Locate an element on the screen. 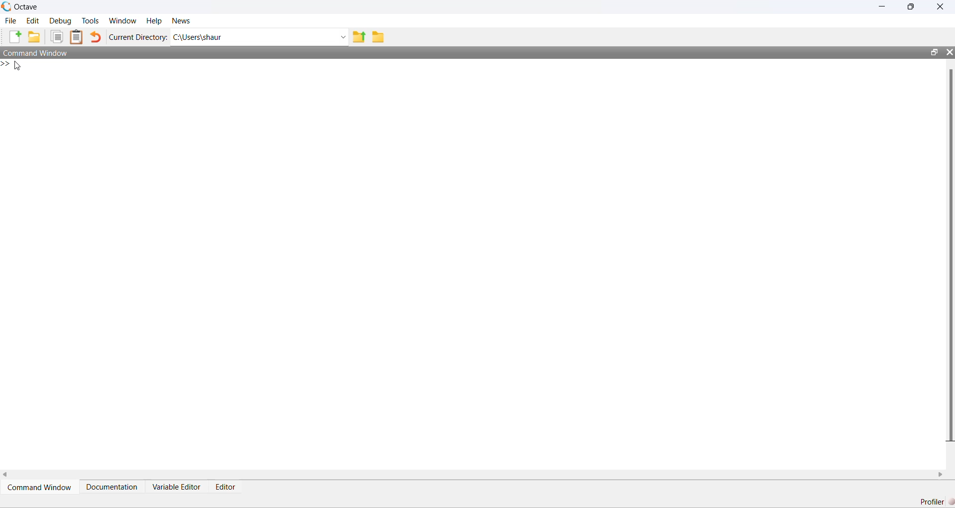 This screenshot has height=508, width=955. close is located at coordinates (950, 52).